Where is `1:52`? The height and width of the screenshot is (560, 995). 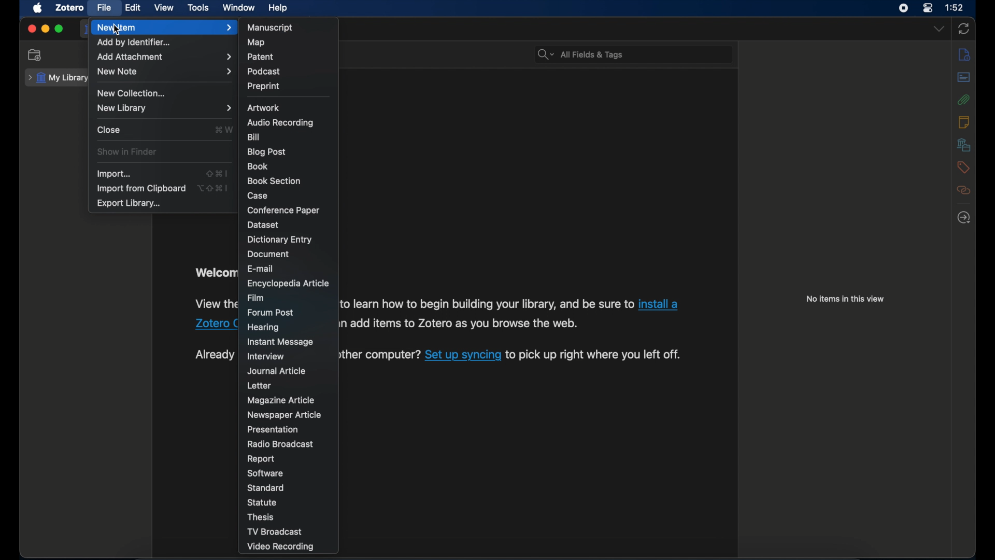
1:52 is located at coordinates (955, 7).